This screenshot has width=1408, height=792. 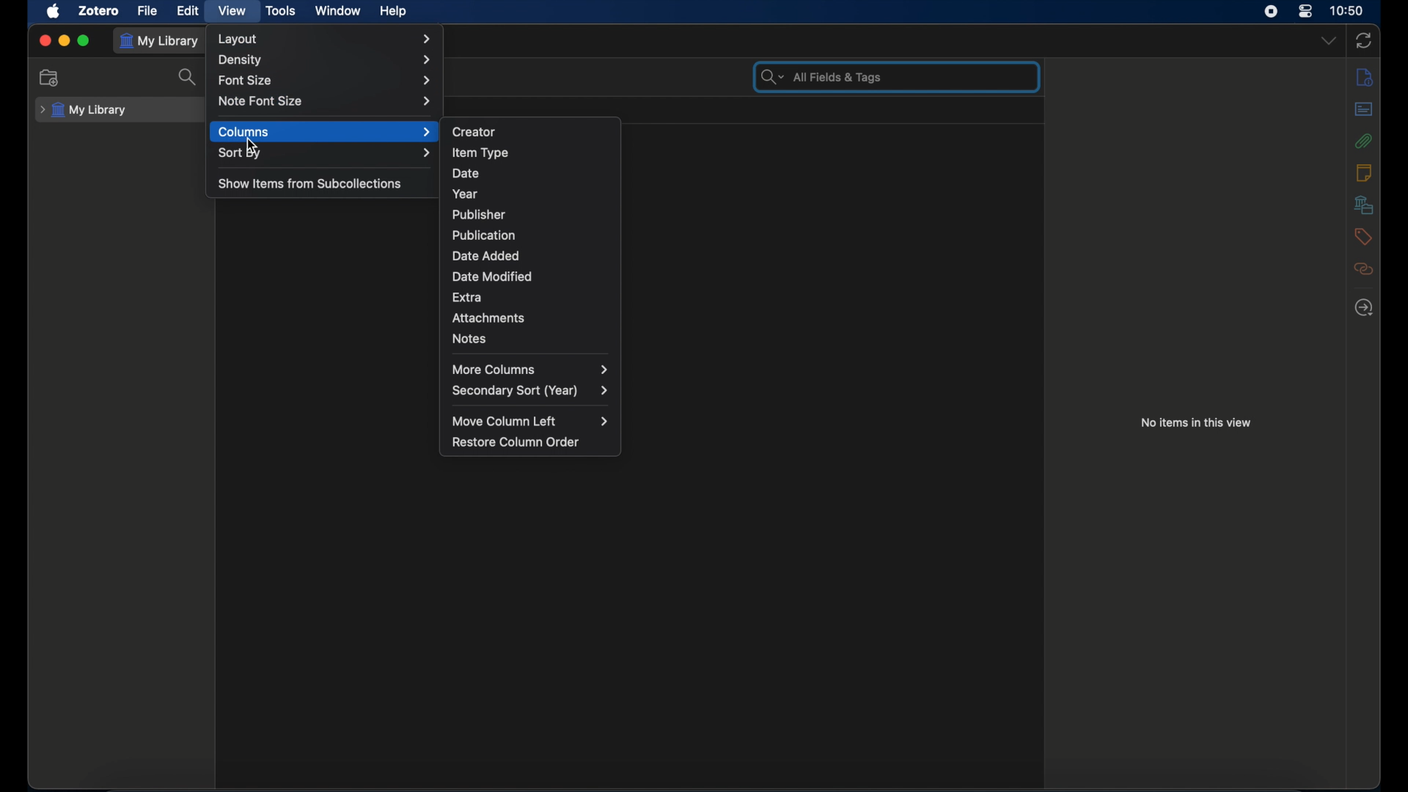 What do you see at coordinates (325, 153) in the screenshot?
I see `sort by` at bounding box center [325, 153].